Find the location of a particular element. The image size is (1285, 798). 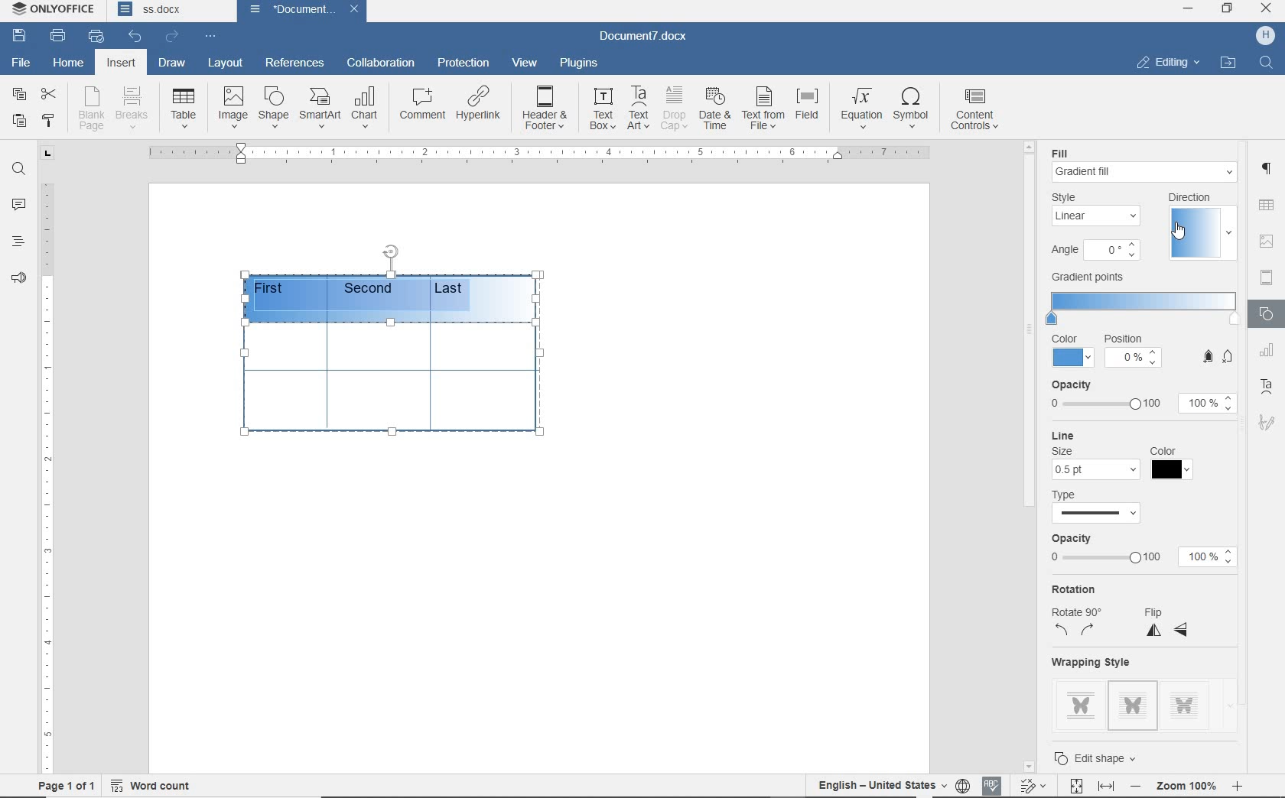

protection is located at coordinates (463, 63).